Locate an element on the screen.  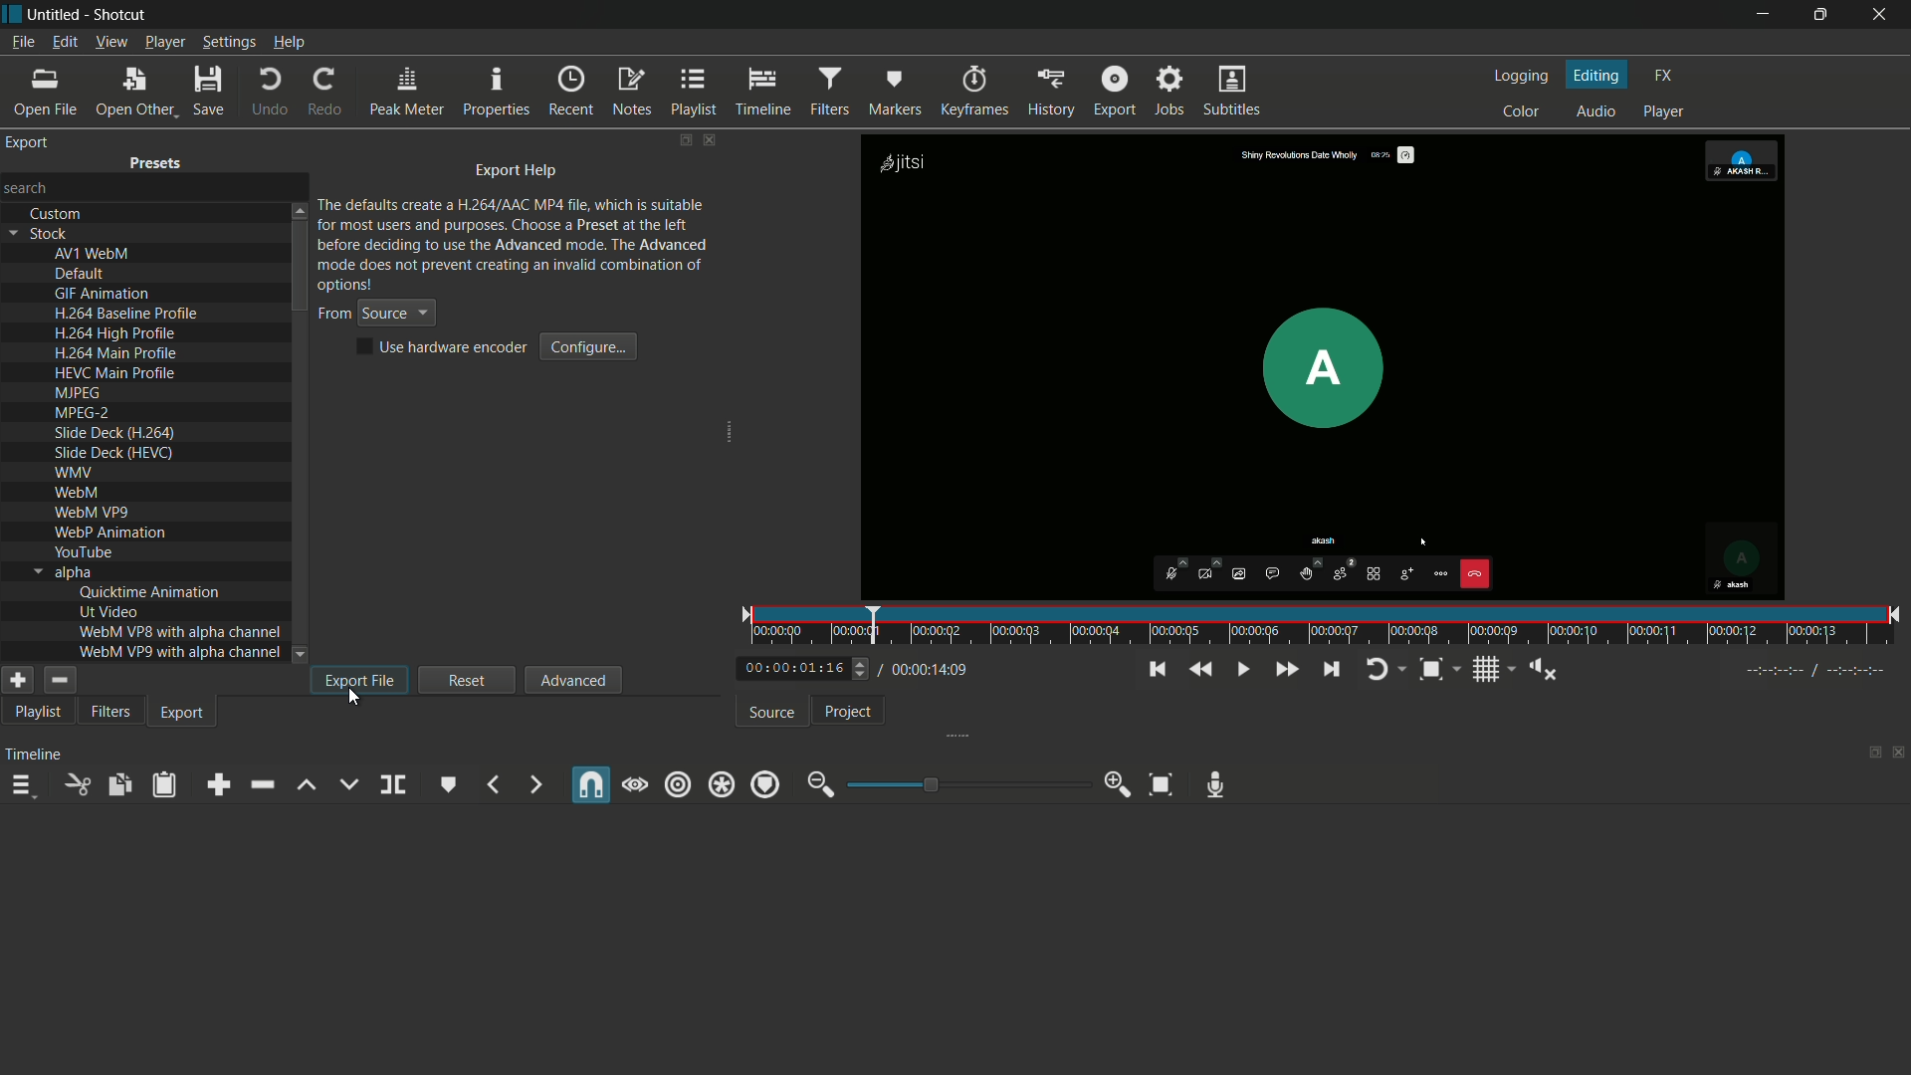
split at playhead is located at coordinates (392, 784).